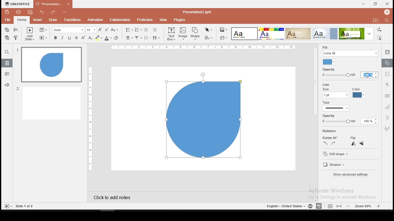  Describe the element at coordinates (223, 30) in the screenshot. I see `change color theme` at that location.